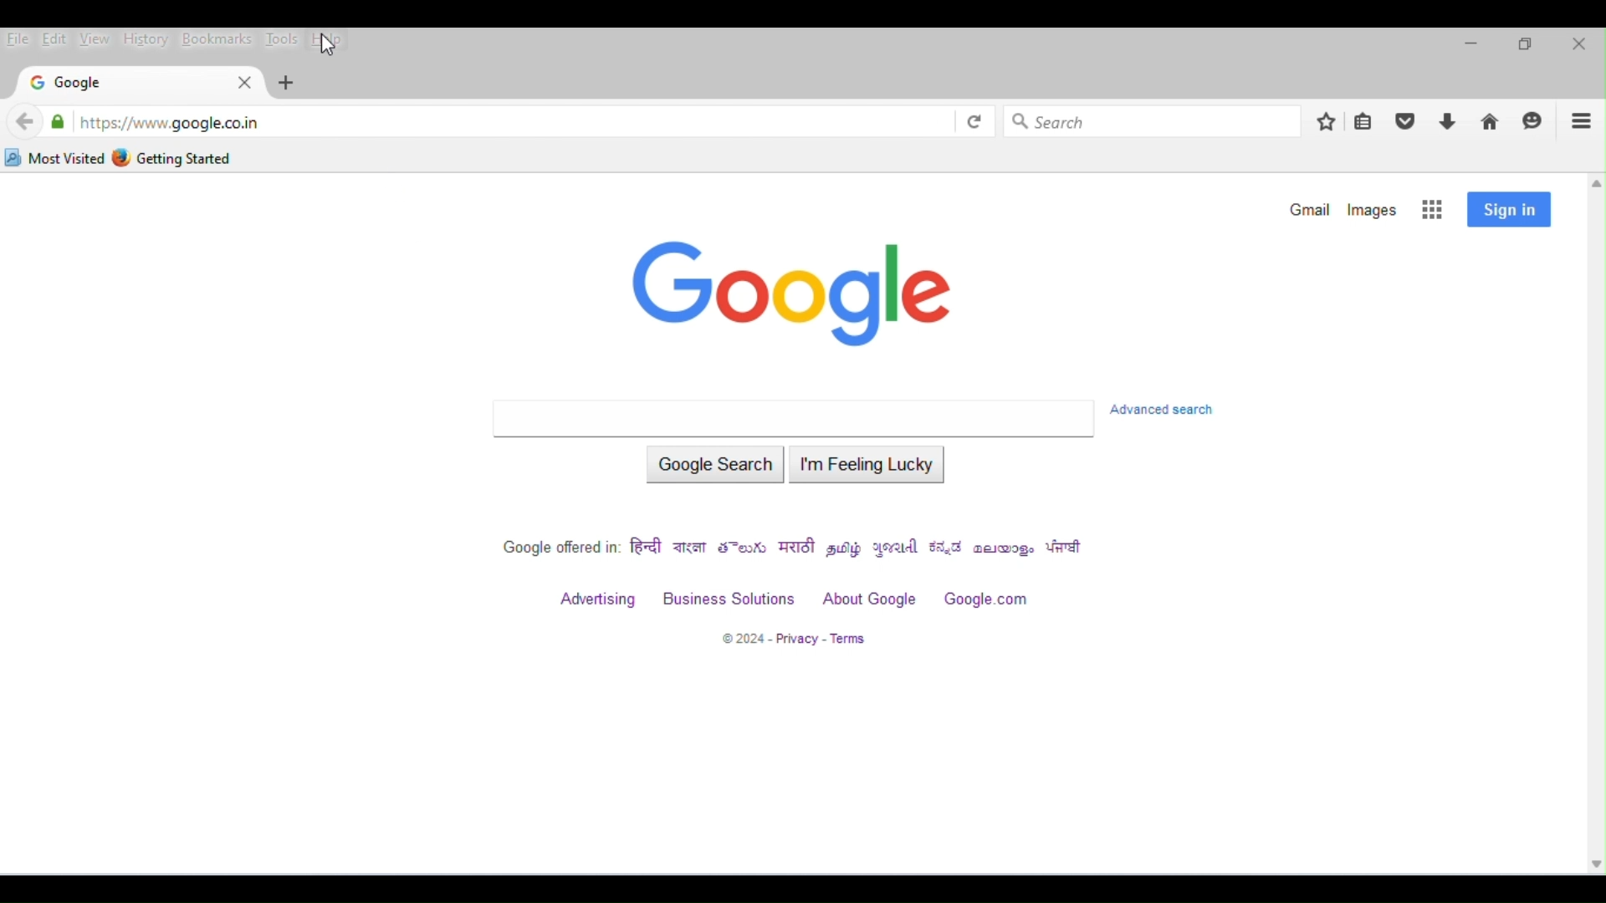 The image size is (1606, 903). I want to click on history, so click(144, 38).